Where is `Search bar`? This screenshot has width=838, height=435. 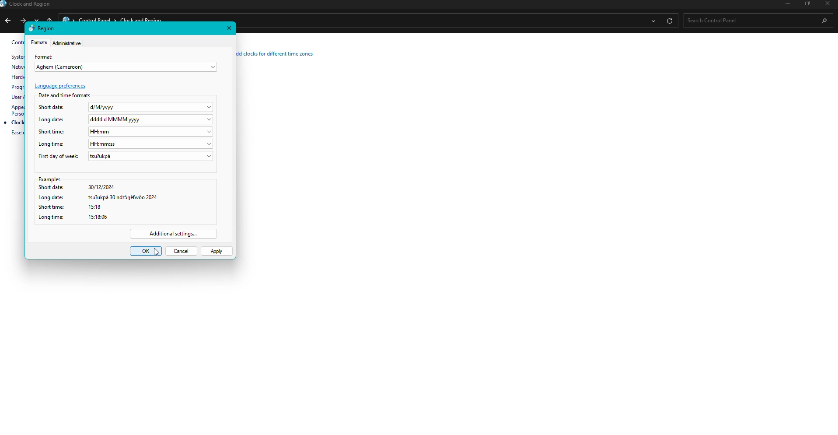 Search bar is located at coordinates (755, 20).